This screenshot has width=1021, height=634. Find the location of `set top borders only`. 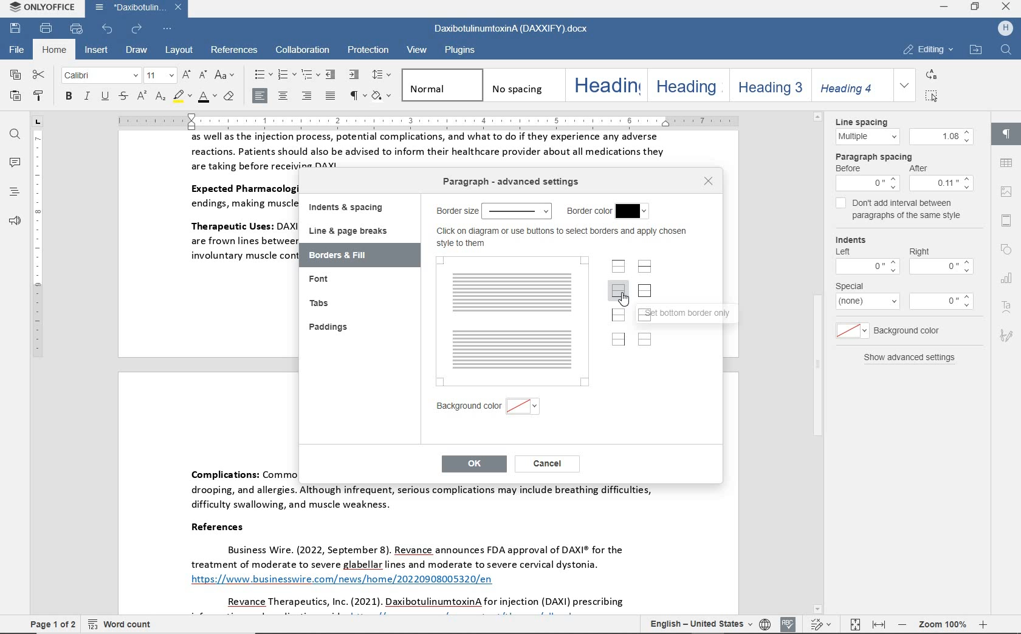

set top borders only is located at coordinates (619, 266).